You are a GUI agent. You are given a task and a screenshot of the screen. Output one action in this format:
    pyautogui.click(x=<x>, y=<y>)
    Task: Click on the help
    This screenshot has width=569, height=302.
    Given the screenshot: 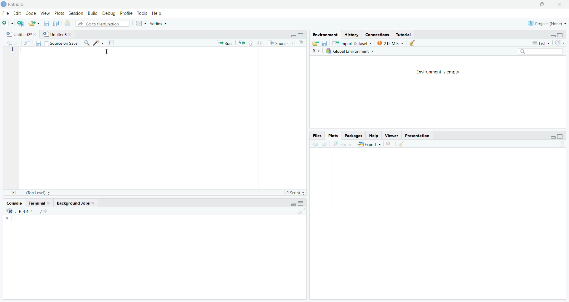 What is the action you would take?
    pyautogui.click(x=159, y=15)
    